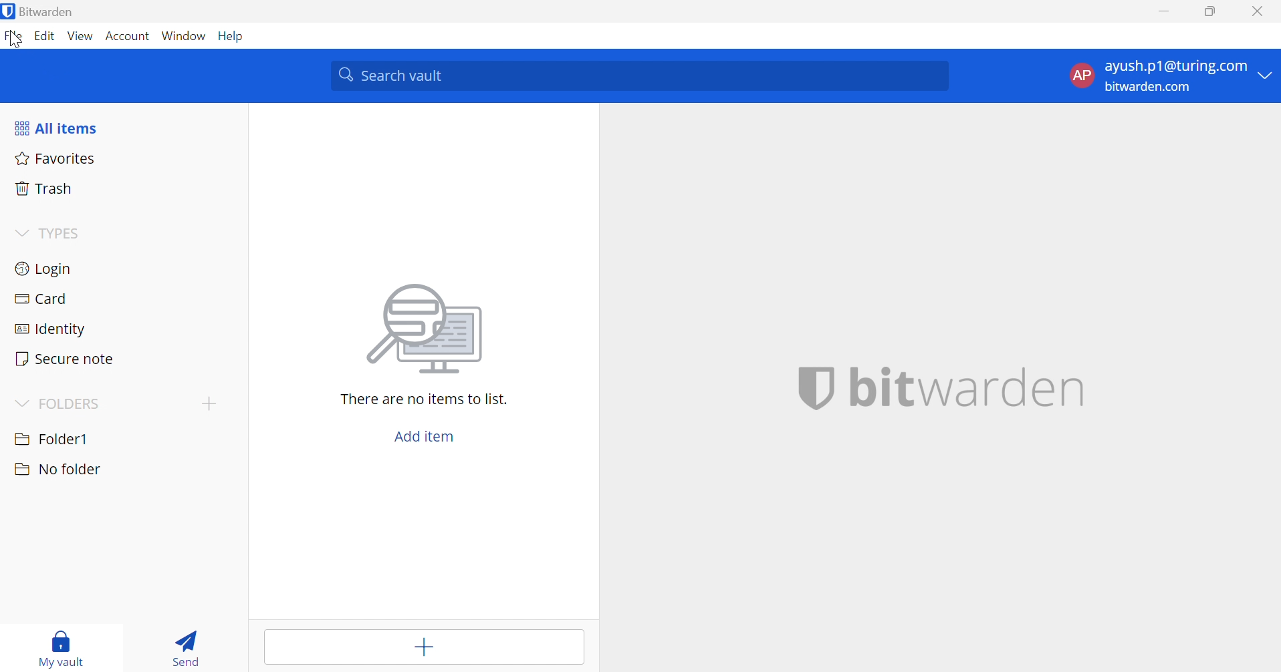 The image size is (1281, 672). Describe the element at coordinates (17, 45) in the screenshot. I see `cursor` at that location.